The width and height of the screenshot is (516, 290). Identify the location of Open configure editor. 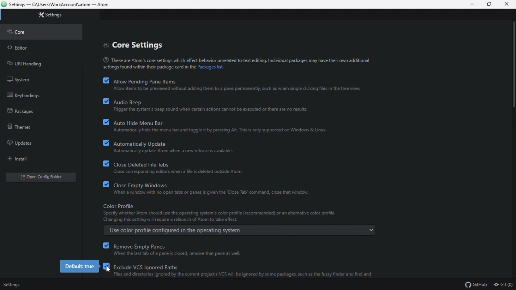
(43, 177).